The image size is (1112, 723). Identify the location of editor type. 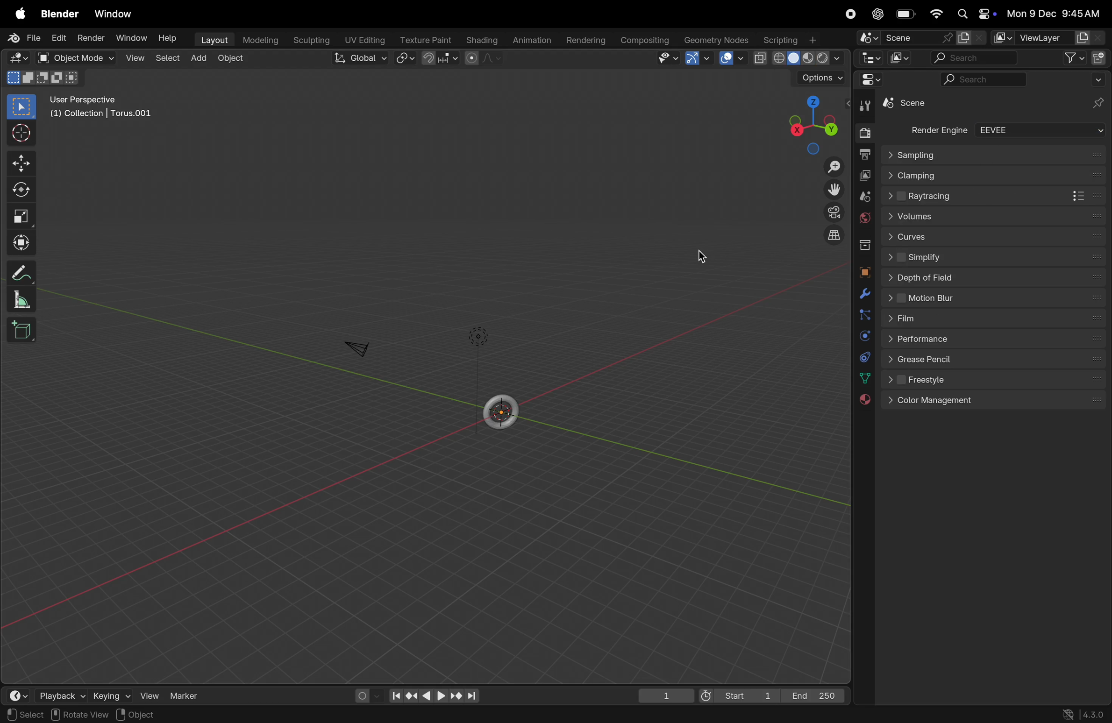
(15, 58).